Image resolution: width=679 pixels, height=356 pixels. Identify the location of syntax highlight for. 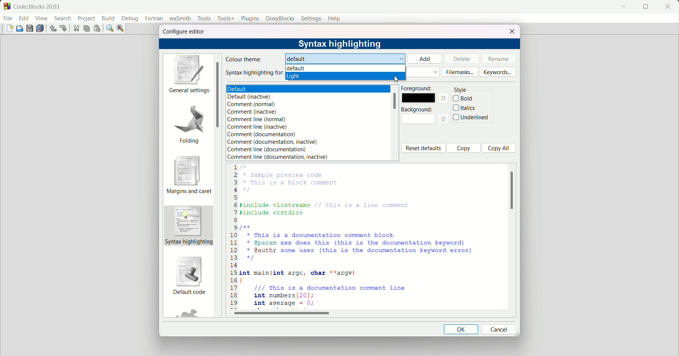
(254, 73).